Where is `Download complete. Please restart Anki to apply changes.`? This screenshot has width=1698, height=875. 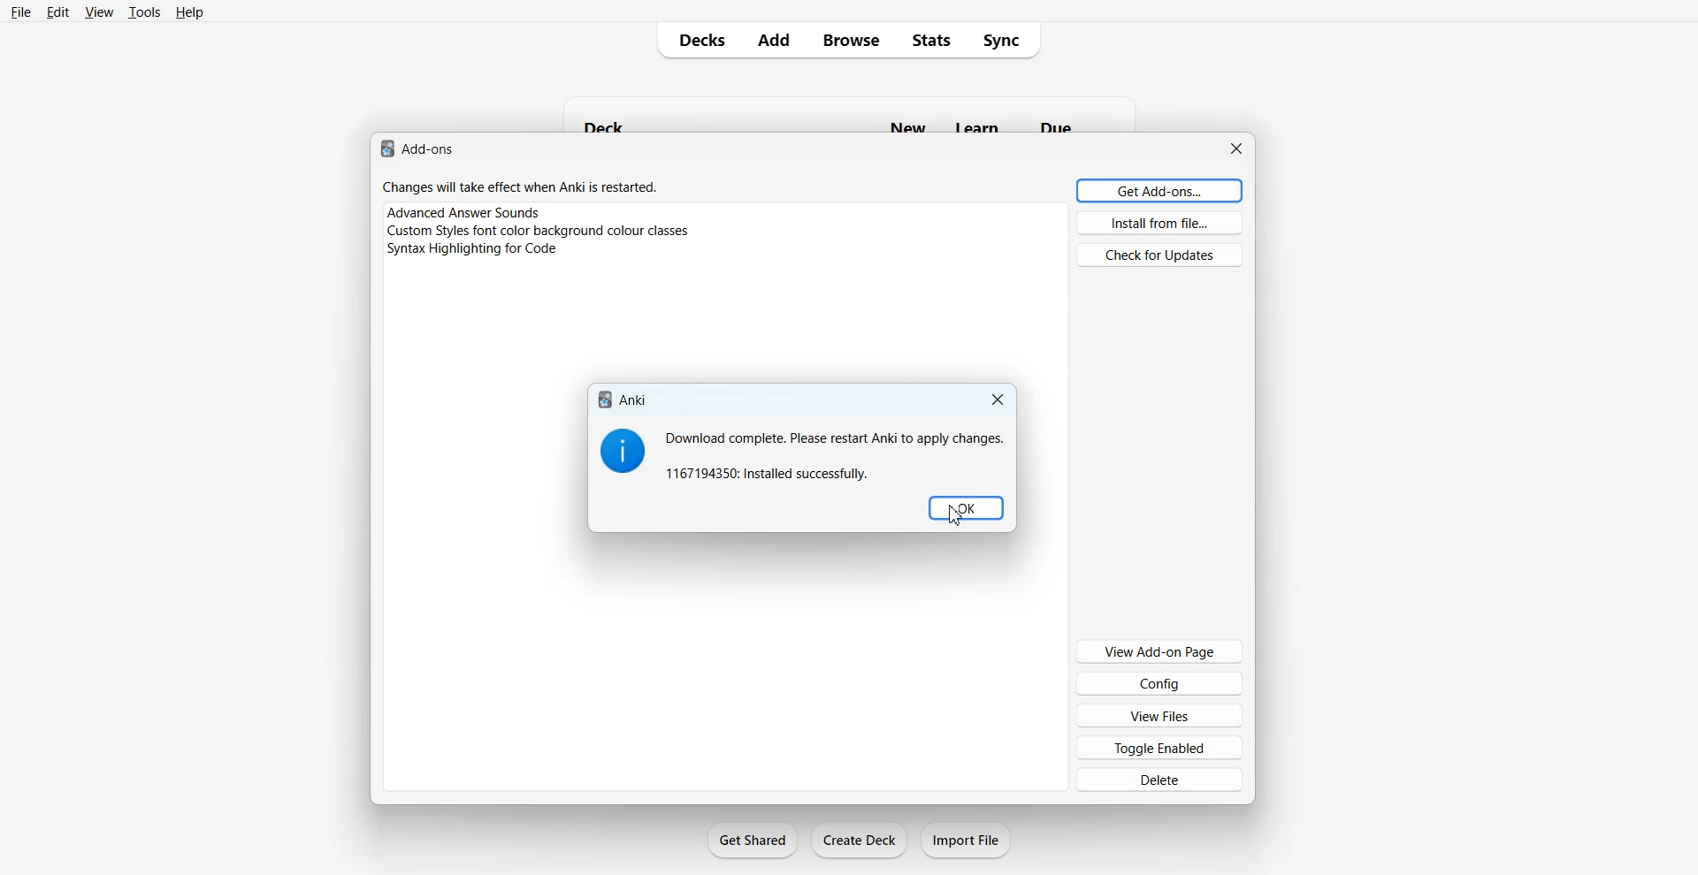 Download complete. Please restart Anki to apply changes. is located at coordinates (836, 437).